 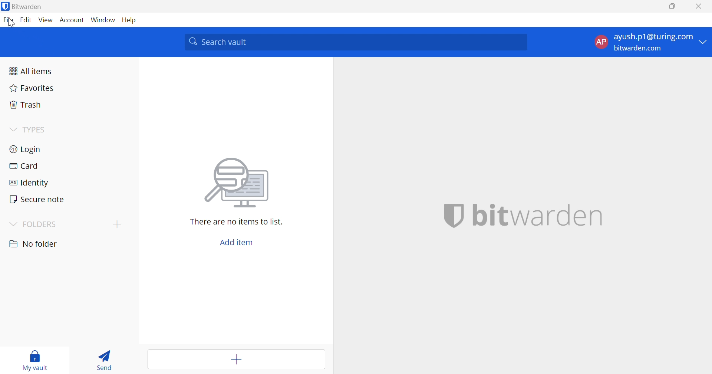 What do you see at coordinates (37, 199) in the screenshot?
I see `Secure note` at bounding box center [37, 199].